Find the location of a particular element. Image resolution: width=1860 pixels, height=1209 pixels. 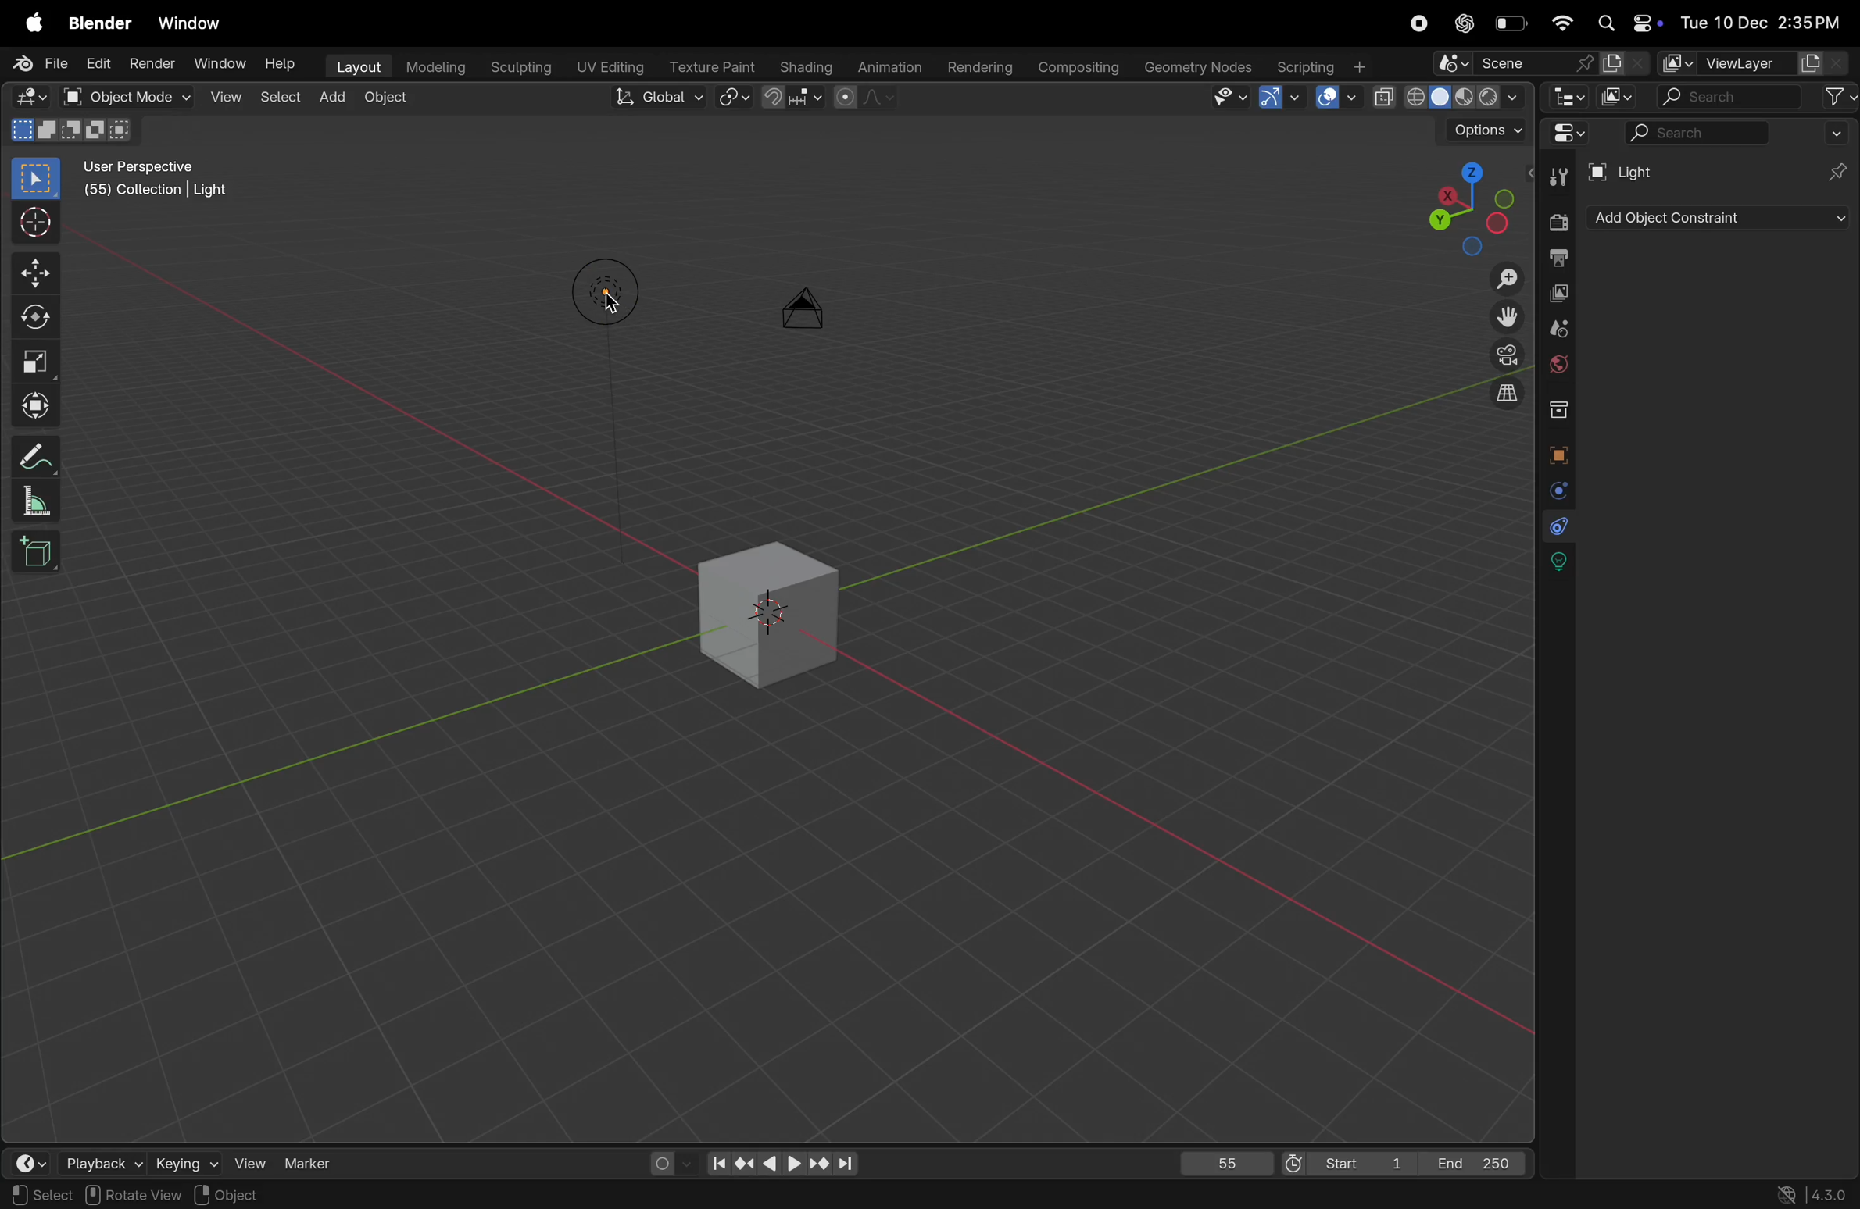

playback contorls is located at coordinates (778, 1160).